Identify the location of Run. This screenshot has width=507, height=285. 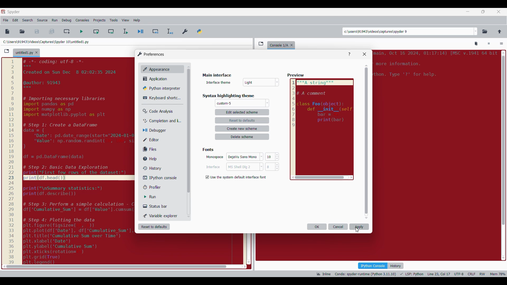
(154, 197).